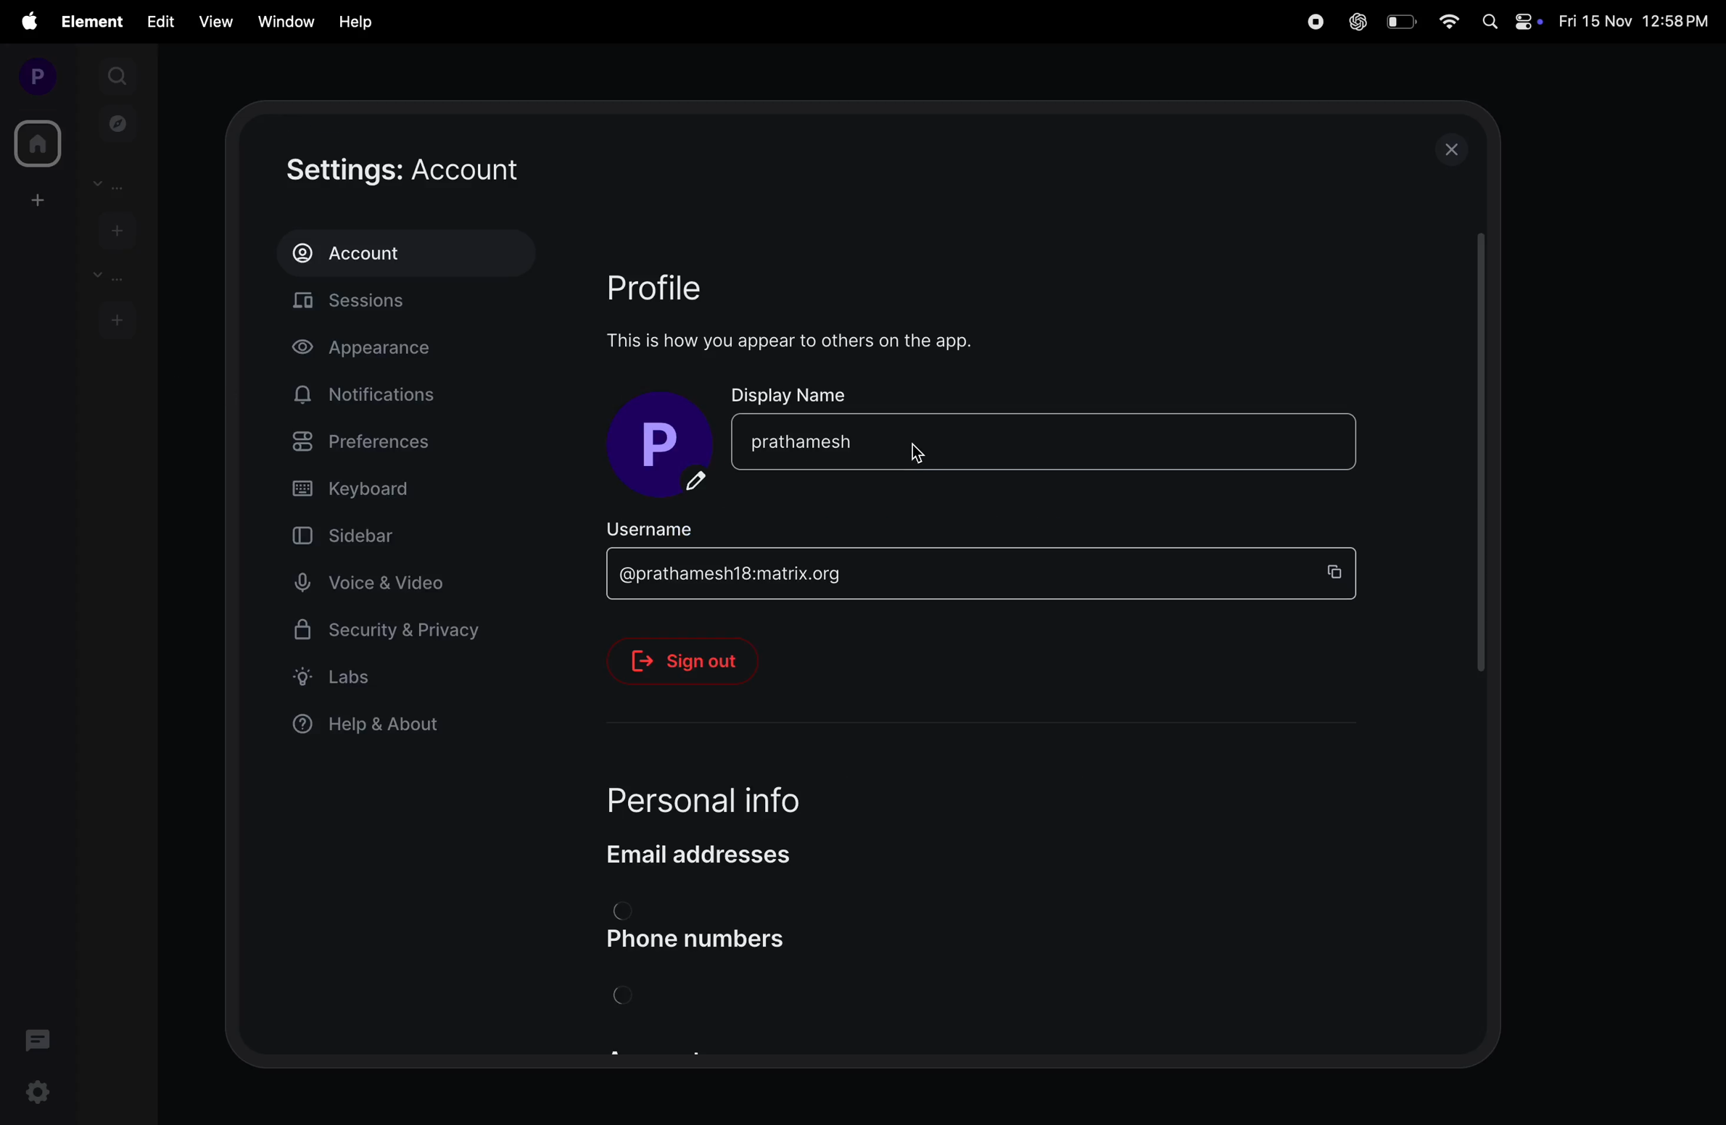 This screenshot has width=1726, height=1125. What do you see at coordinates (676, 286) in the screenshot?
I see `profle` at bounding box center [676, 286].